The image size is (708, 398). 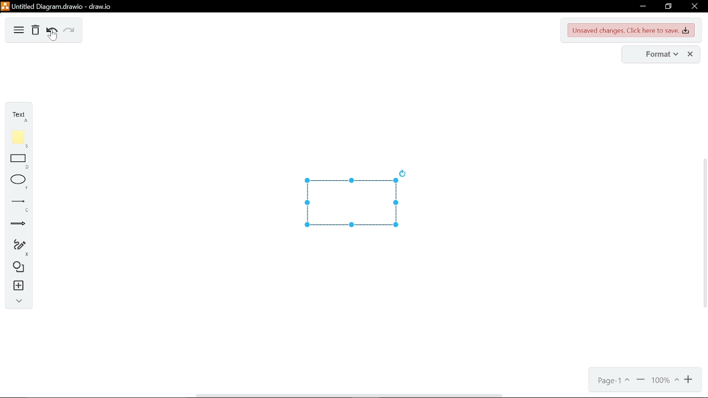 What do you see at coordinates (658, 54) in the screenshot?
I see `format` at bounding box center [658, 54].